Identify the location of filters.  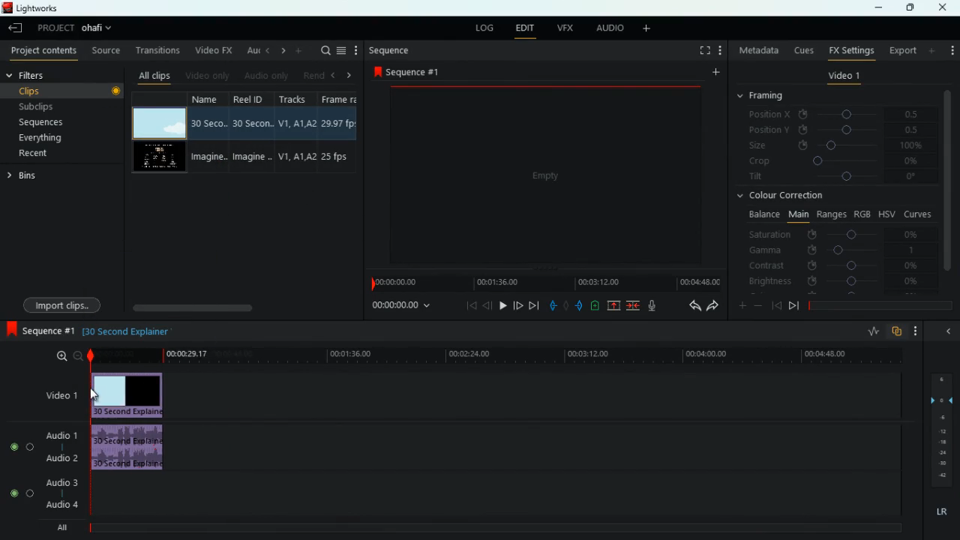
(49, 74).